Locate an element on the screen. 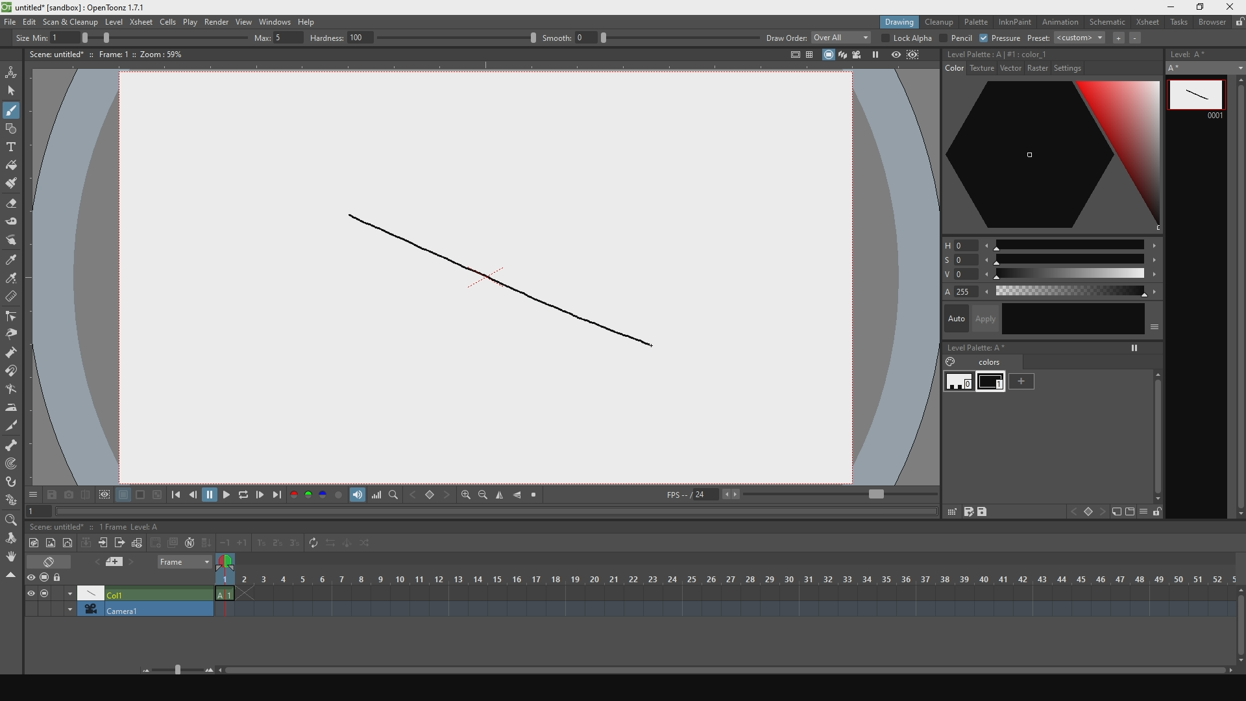 Image resolution: width=1246 pixels, height=701 pixels. size min is located at coordinates (49, 37).